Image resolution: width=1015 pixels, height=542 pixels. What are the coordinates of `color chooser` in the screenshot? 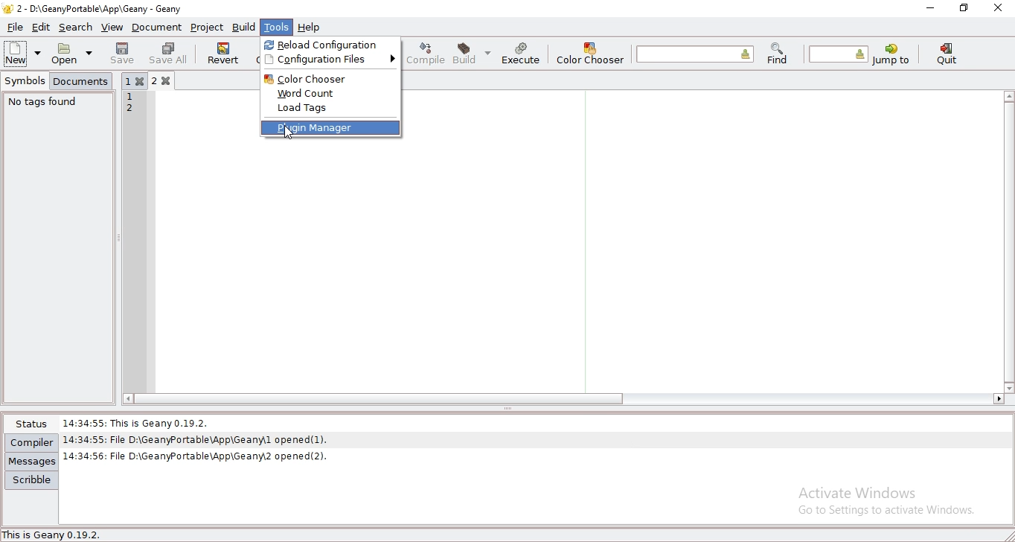 It's located at (304, 80).